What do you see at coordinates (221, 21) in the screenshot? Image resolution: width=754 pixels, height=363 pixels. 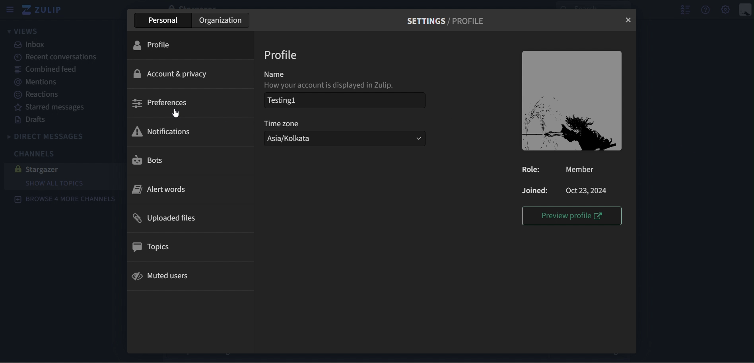 I see `organization` at bounding box center [221, 21].